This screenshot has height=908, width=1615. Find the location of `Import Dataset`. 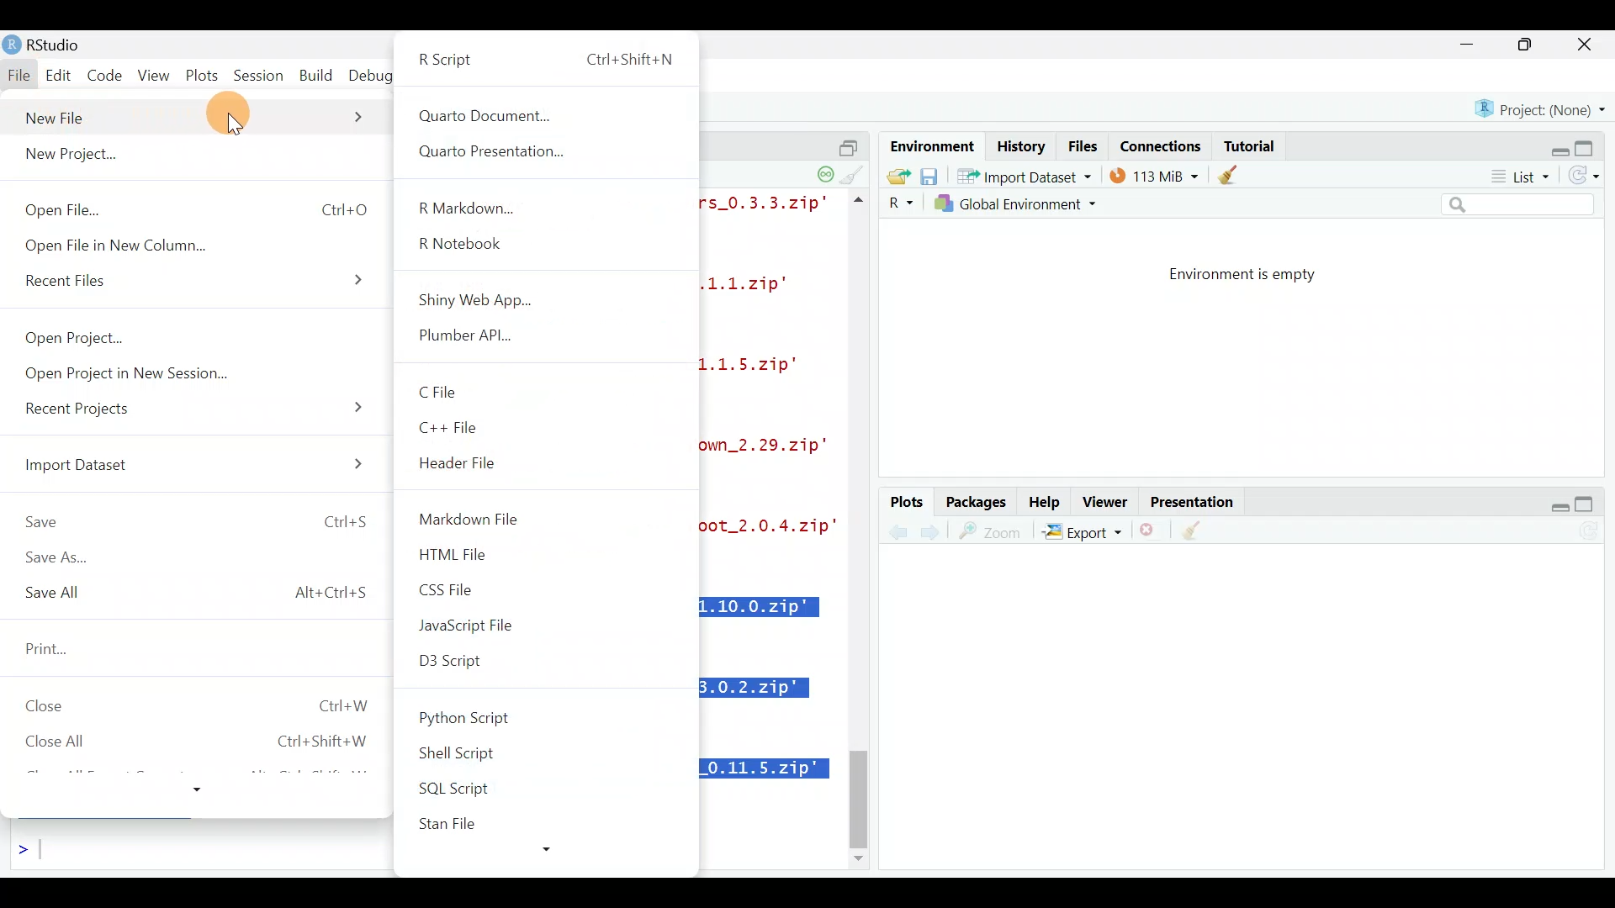

Import Dataset is located at coordinates (195, 467).